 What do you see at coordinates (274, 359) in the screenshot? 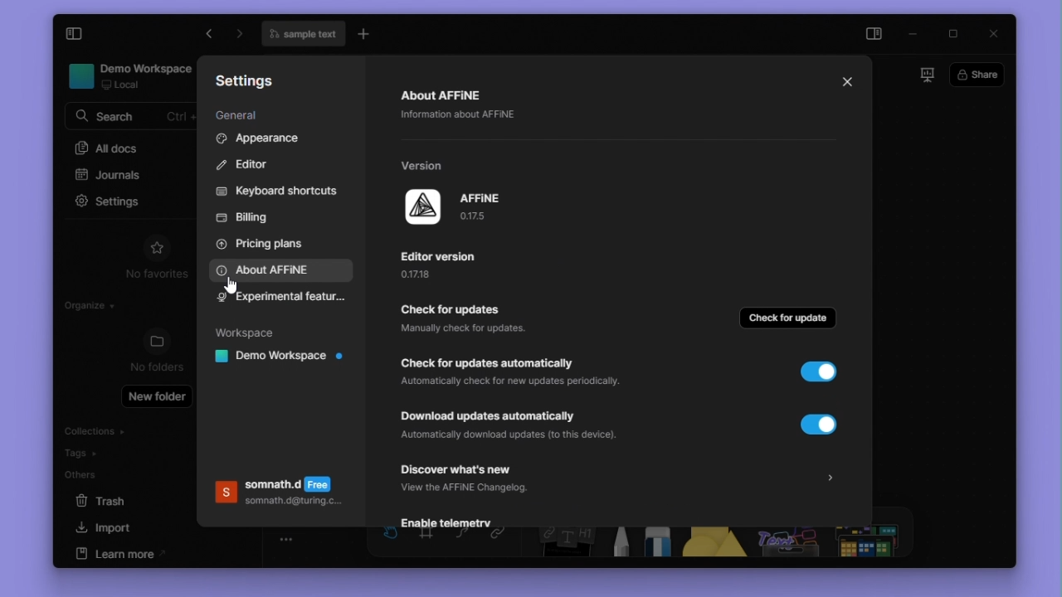
I see `Workspace name` at bounding box center [274, 359].